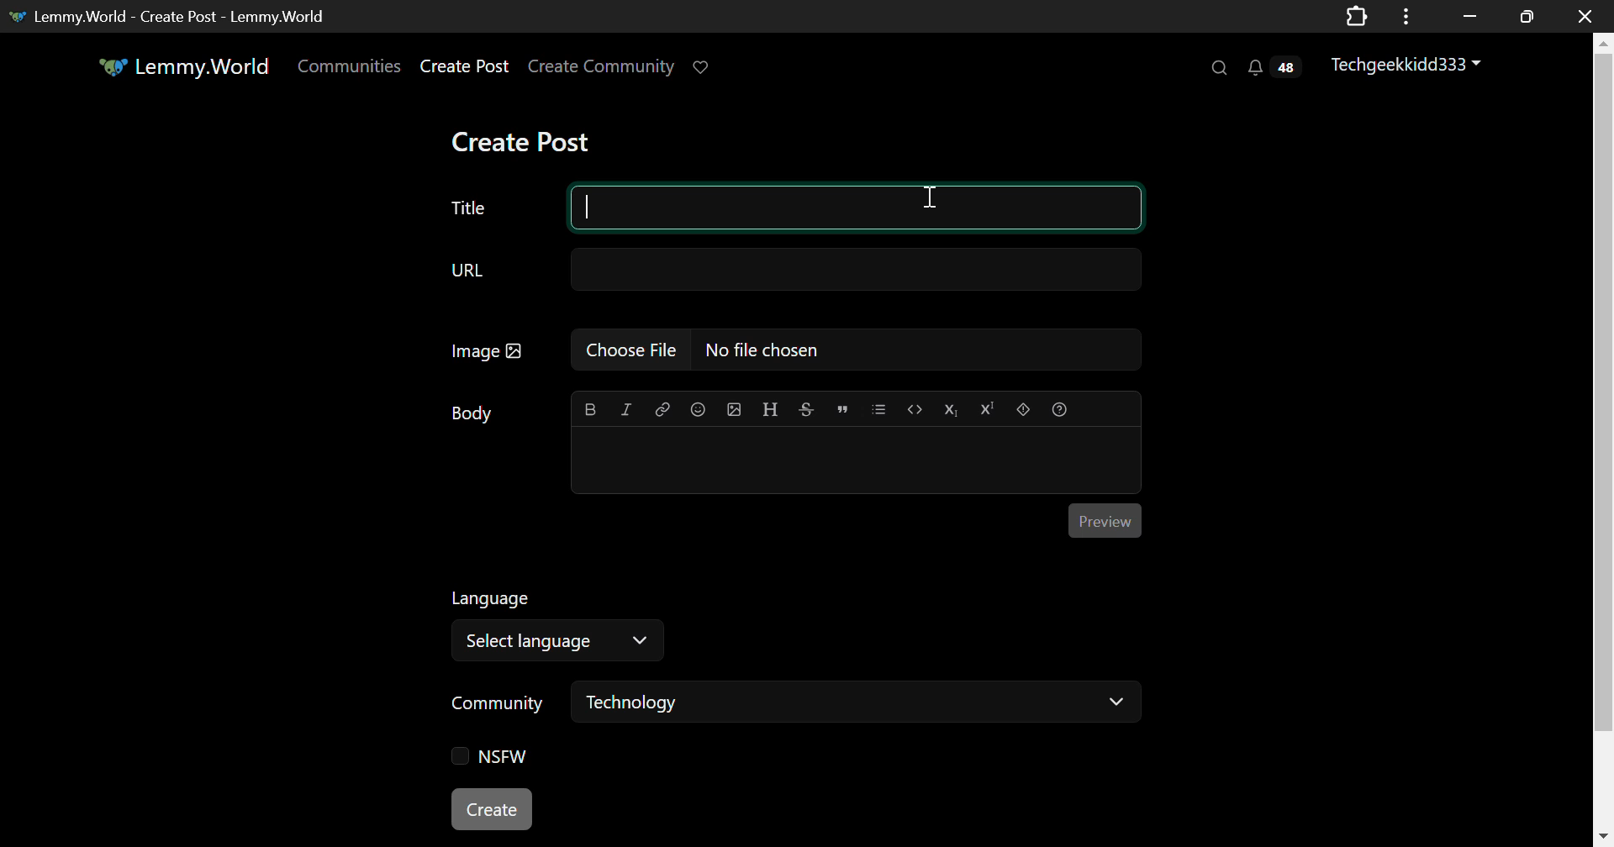 Image resolution: width=1614 pixels, height=847 pixels. Describe the element at coordinates (1021, 408) in the screenshot. I see `spoiler` at that location.